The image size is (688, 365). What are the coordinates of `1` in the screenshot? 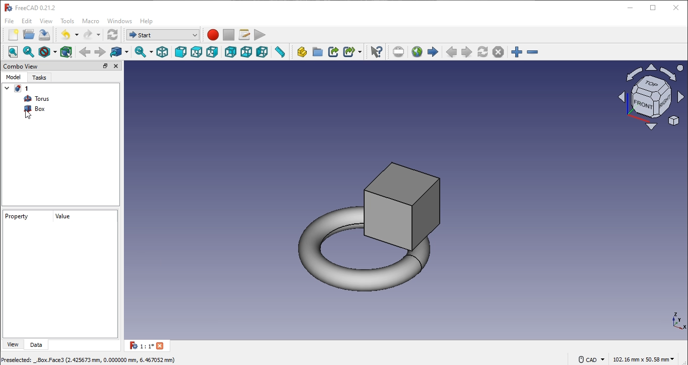 It's located at (150, 346).